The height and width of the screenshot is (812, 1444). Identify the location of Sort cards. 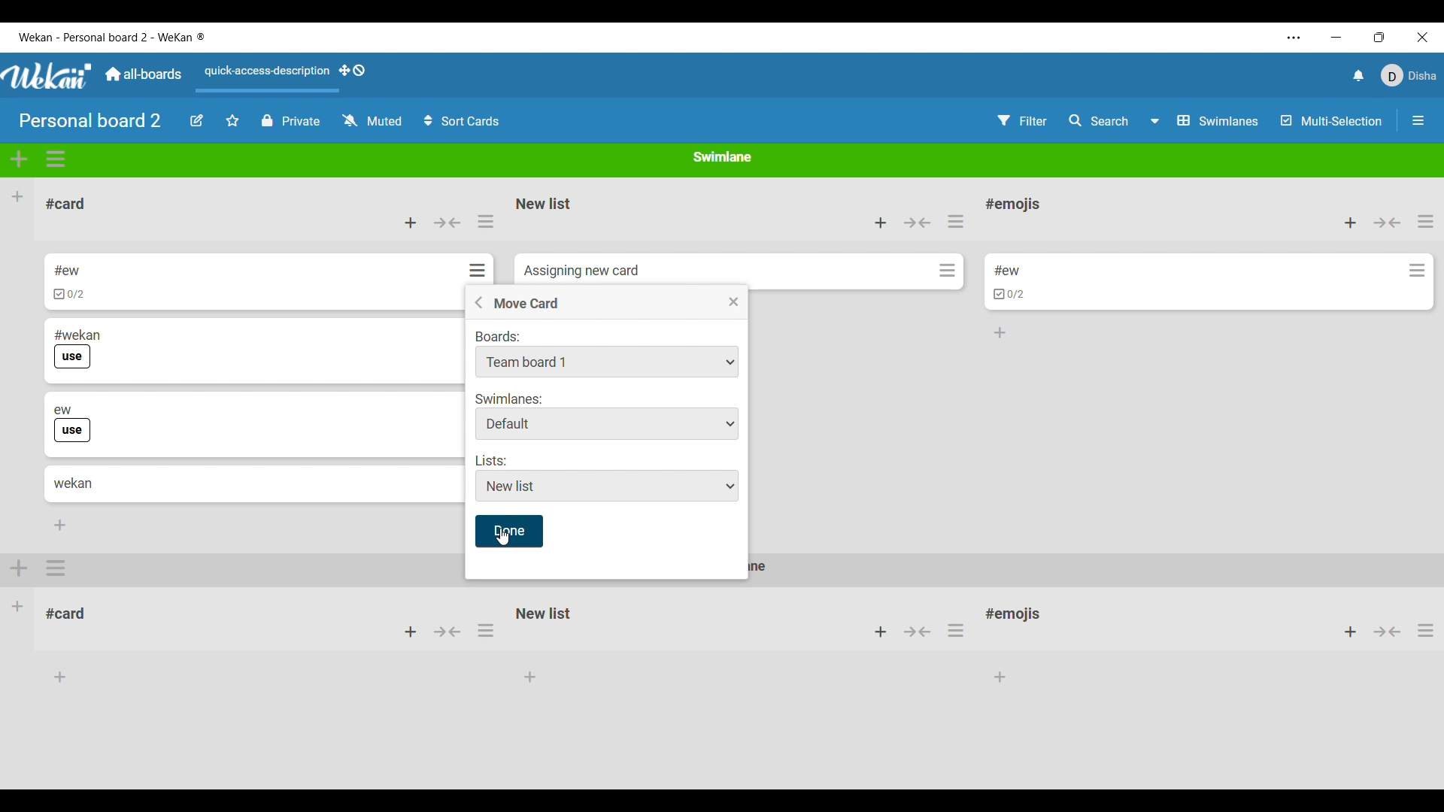
(461, 121).